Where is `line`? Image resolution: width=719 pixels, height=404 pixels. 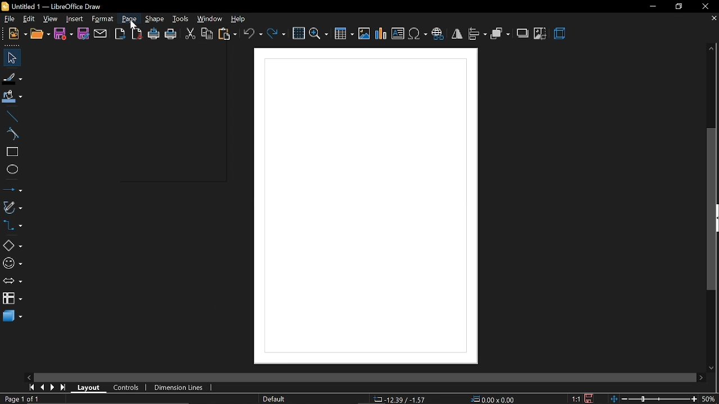 line is located at coordinates (12, 117).